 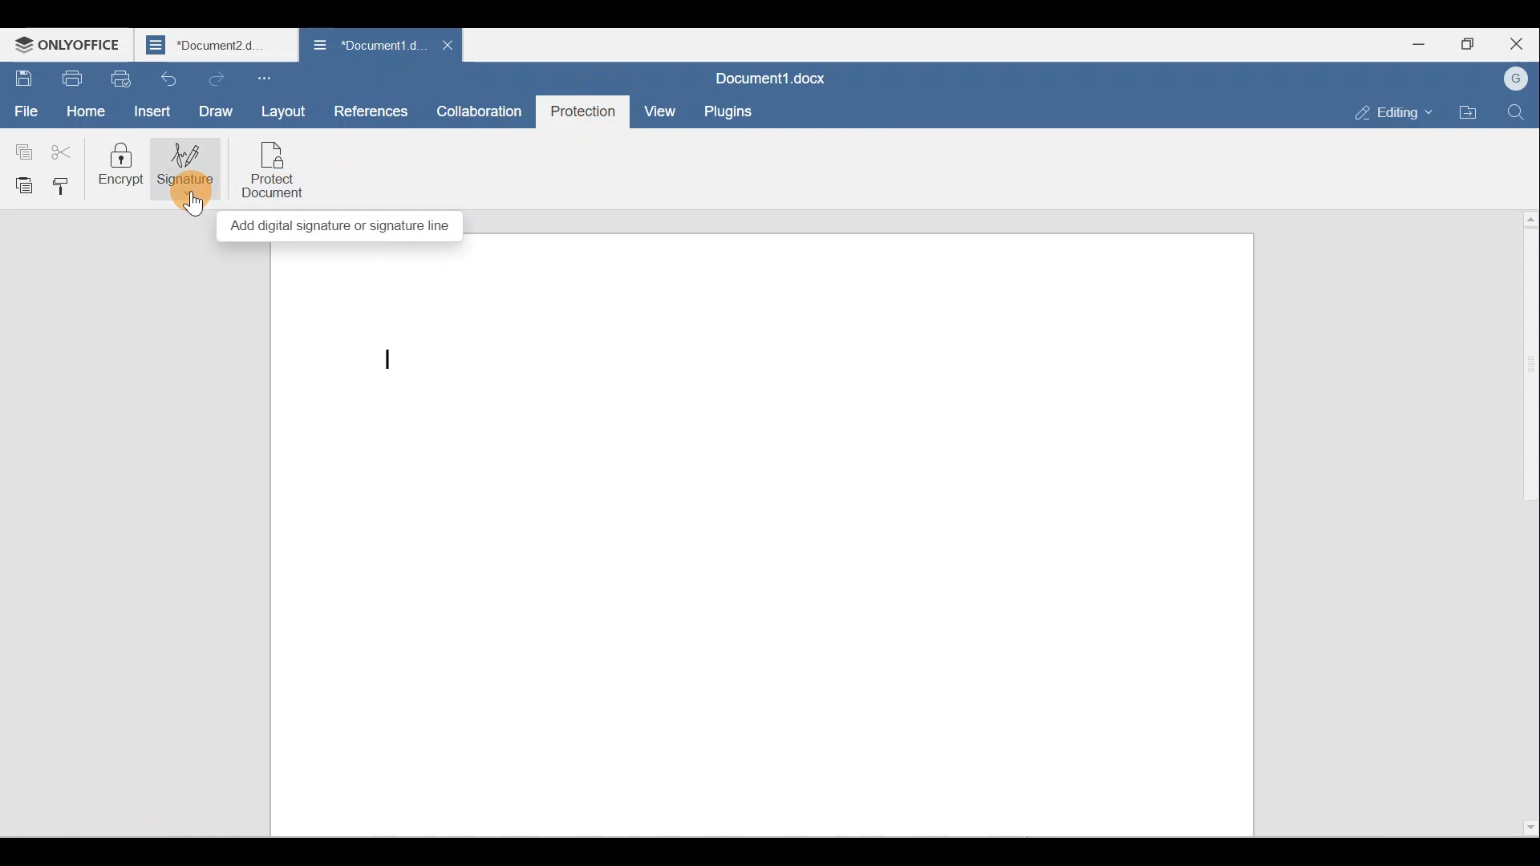 What do you see at coordinates (281, 108) in the screenshot?
I see `Layout` at bounding box center [281, 108].